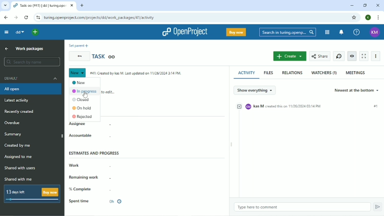 Image resolution: width=384 pixels, height=216 pixels. I want to click on Set parent, so click(78, 45).